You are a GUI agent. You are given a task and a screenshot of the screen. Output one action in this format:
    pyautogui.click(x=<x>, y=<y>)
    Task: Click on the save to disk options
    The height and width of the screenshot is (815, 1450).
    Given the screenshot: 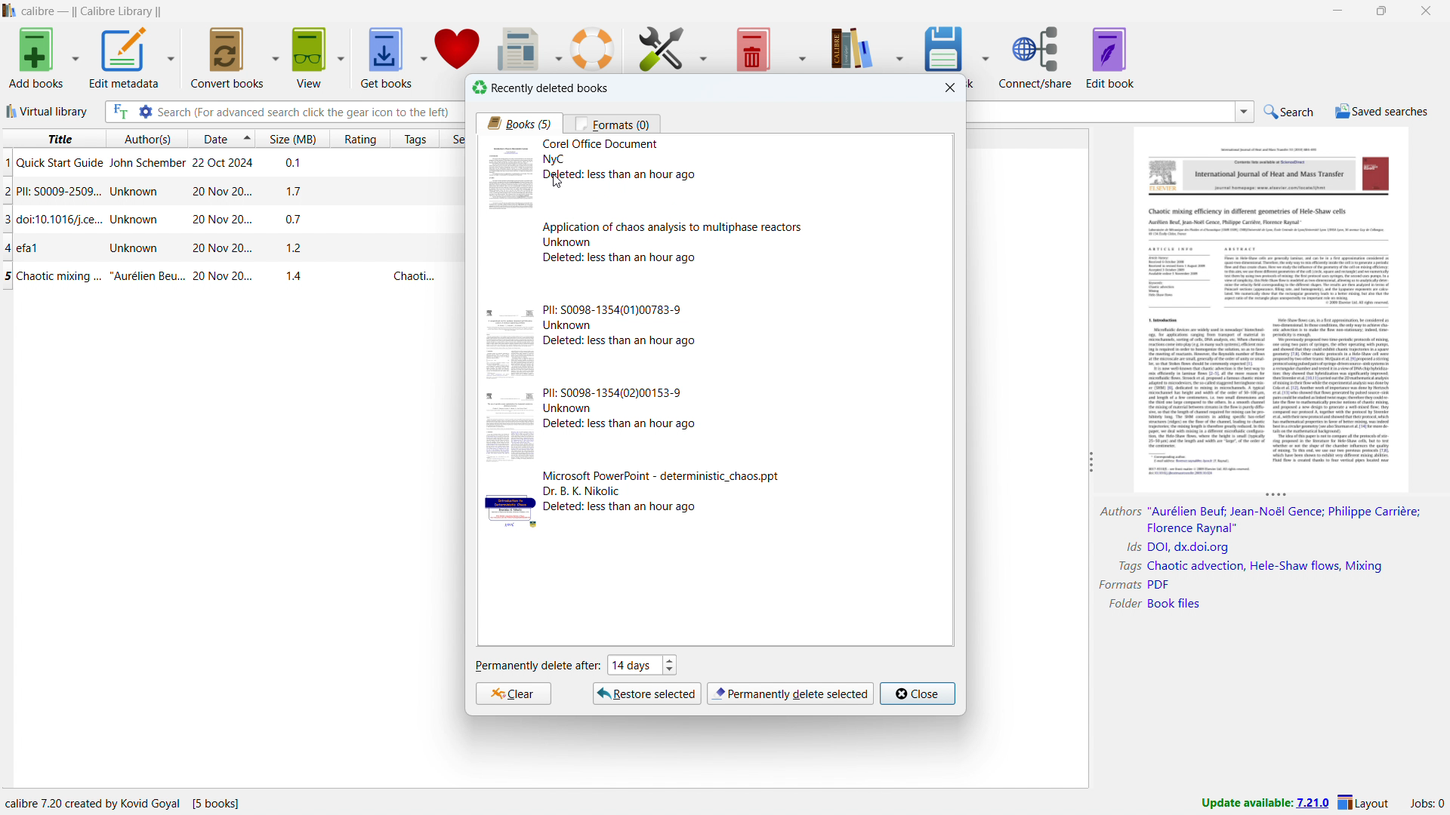 What is the action you would take?
    pyautogui.click(x=986, y=55)
    